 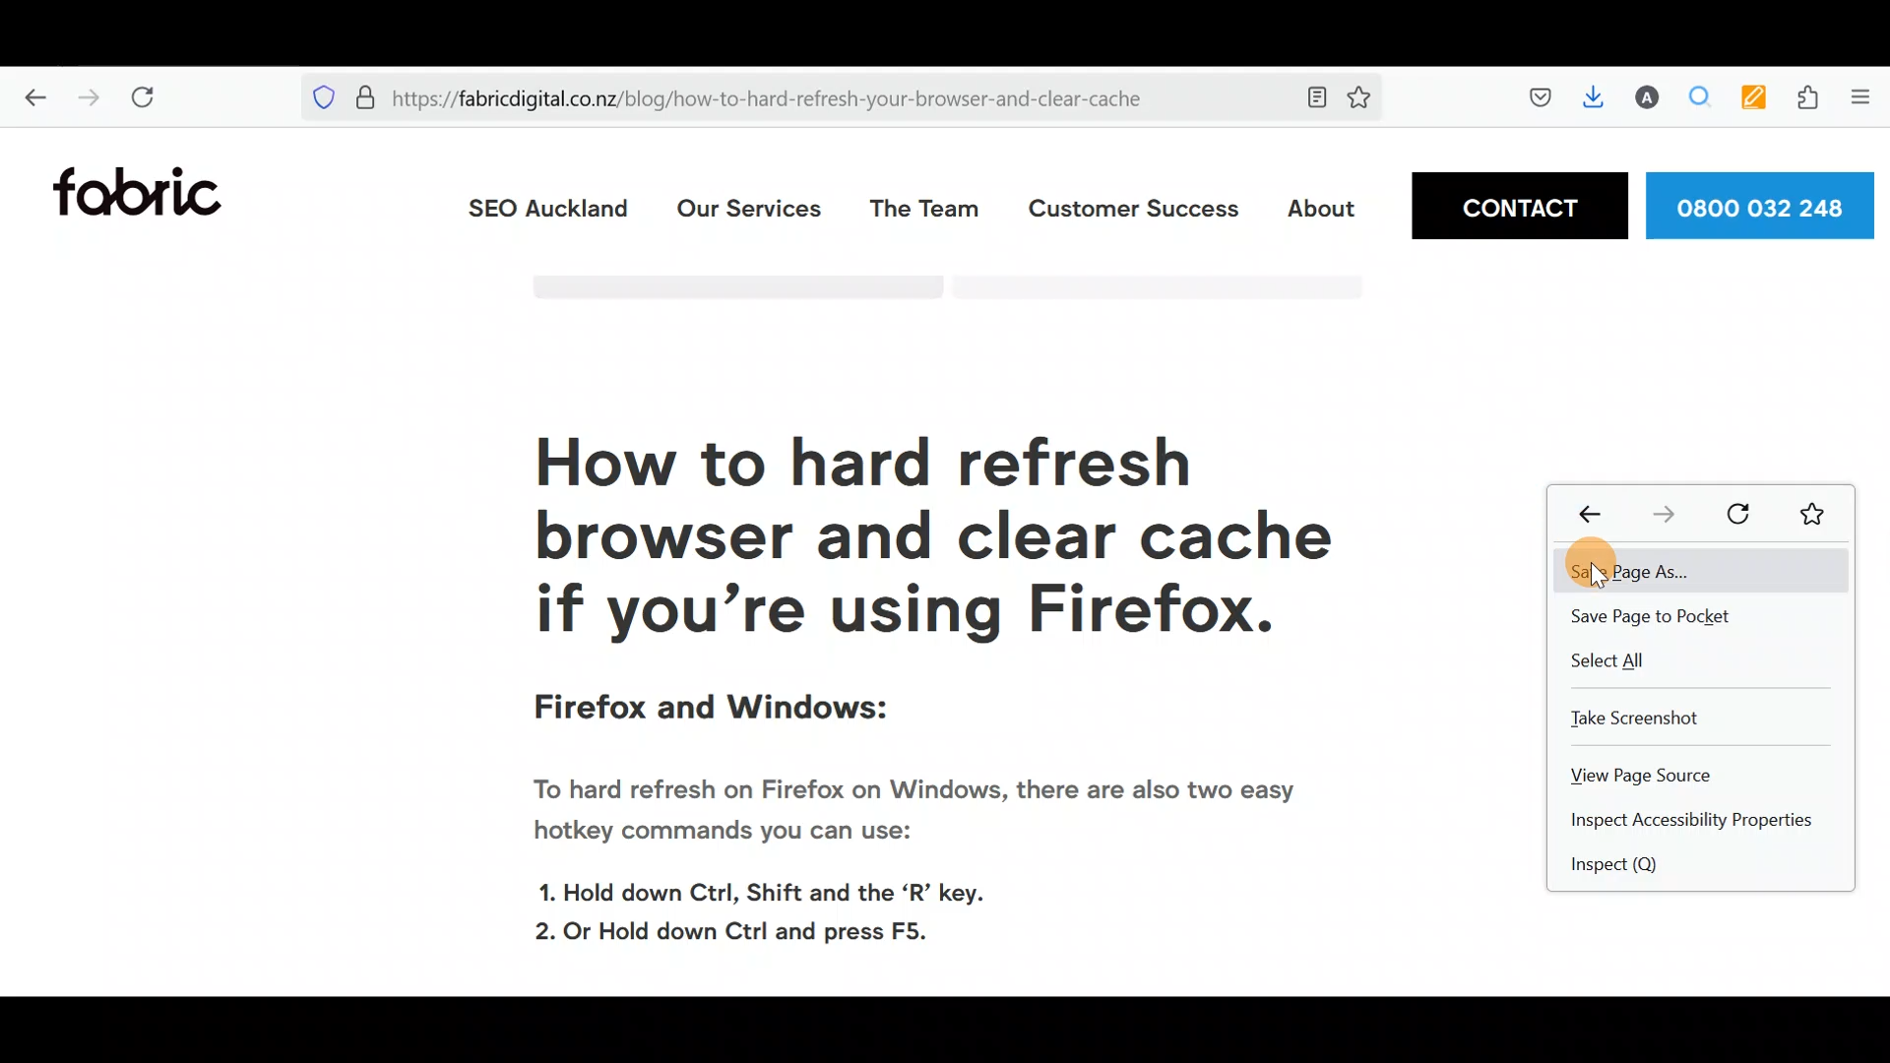 I want to click on Go forward one page, so click(x=85, y=98).